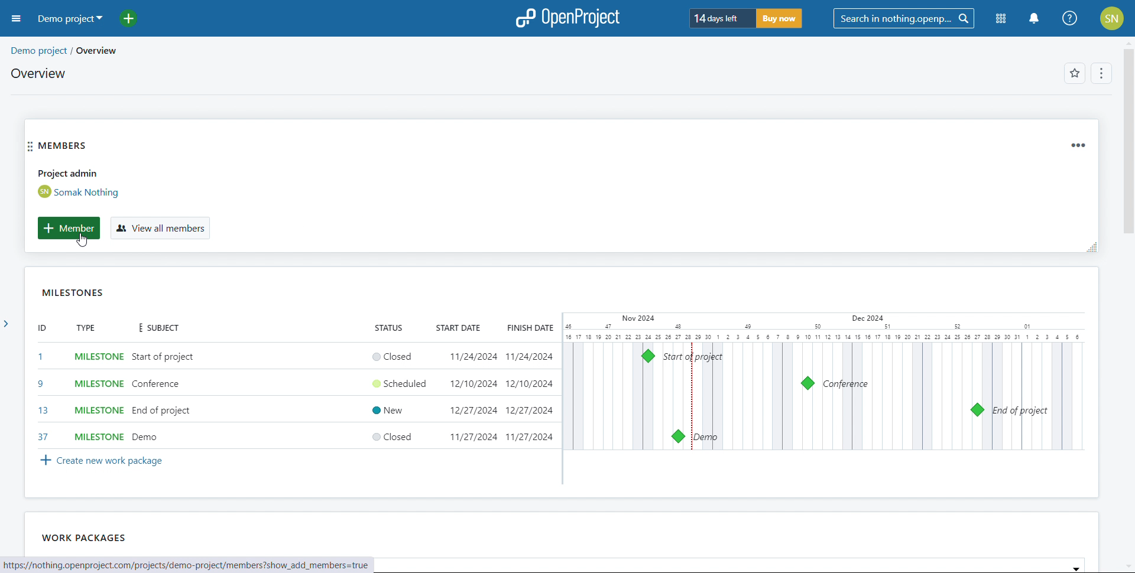 The height and width of the screenshot is (573, 1135). I want to click on end of project, so click(166, 411).